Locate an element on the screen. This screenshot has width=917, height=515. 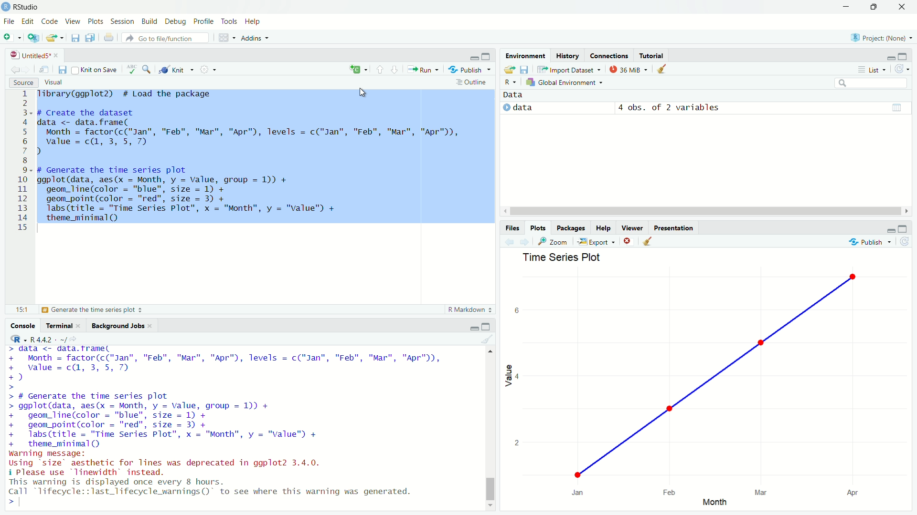
go to previous section/chunk is located at coordinates (378, 70).